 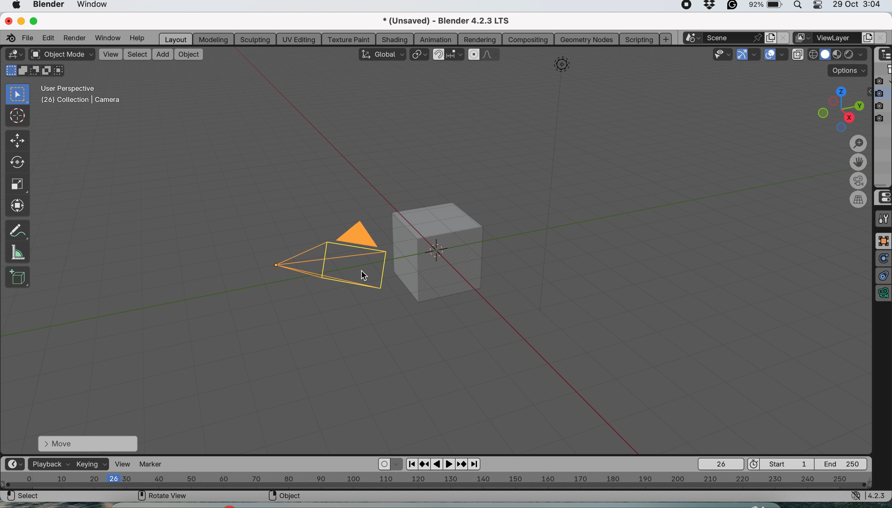 I want to click on *(Unsaved) - Blend 4.2.3 LTS, so click(x=454, y=21).